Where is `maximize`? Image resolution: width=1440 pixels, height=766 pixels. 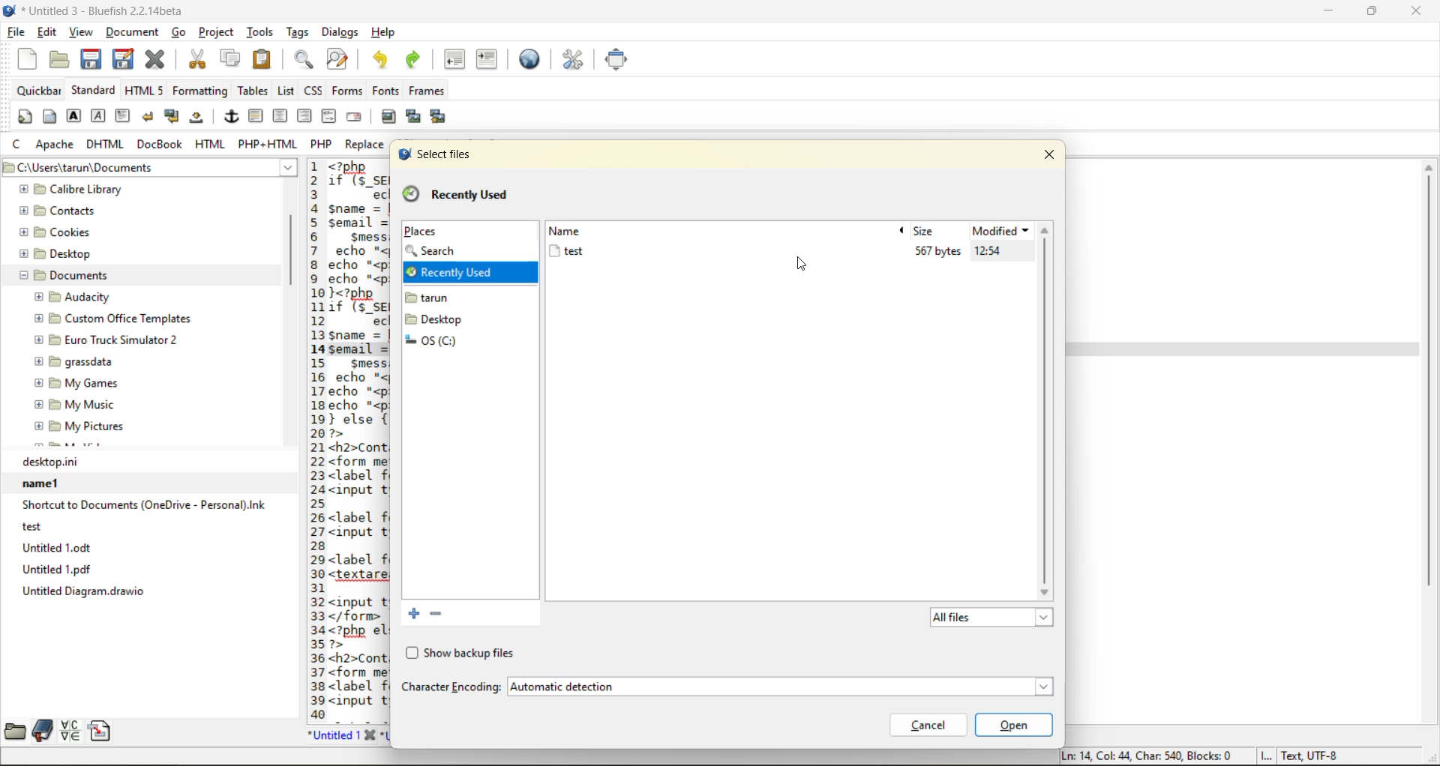 maximize is located at coordinates (1373, 13).